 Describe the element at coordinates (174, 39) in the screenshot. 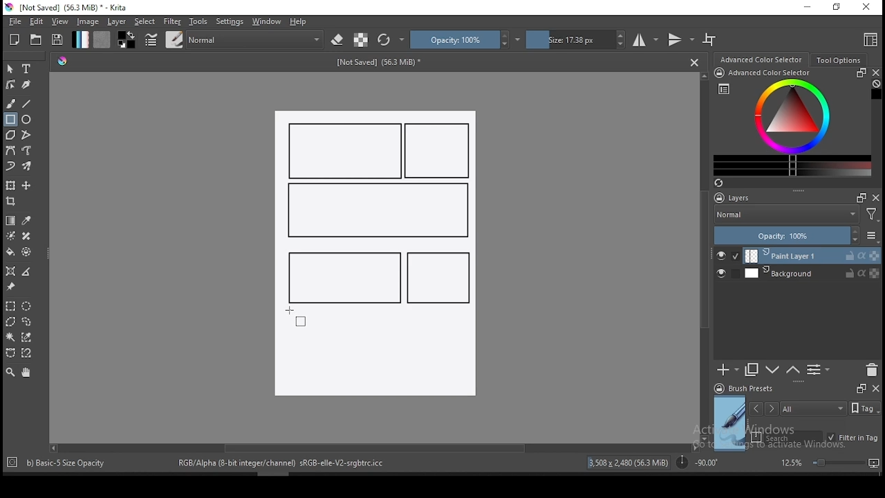

I see `brushes` at that location.